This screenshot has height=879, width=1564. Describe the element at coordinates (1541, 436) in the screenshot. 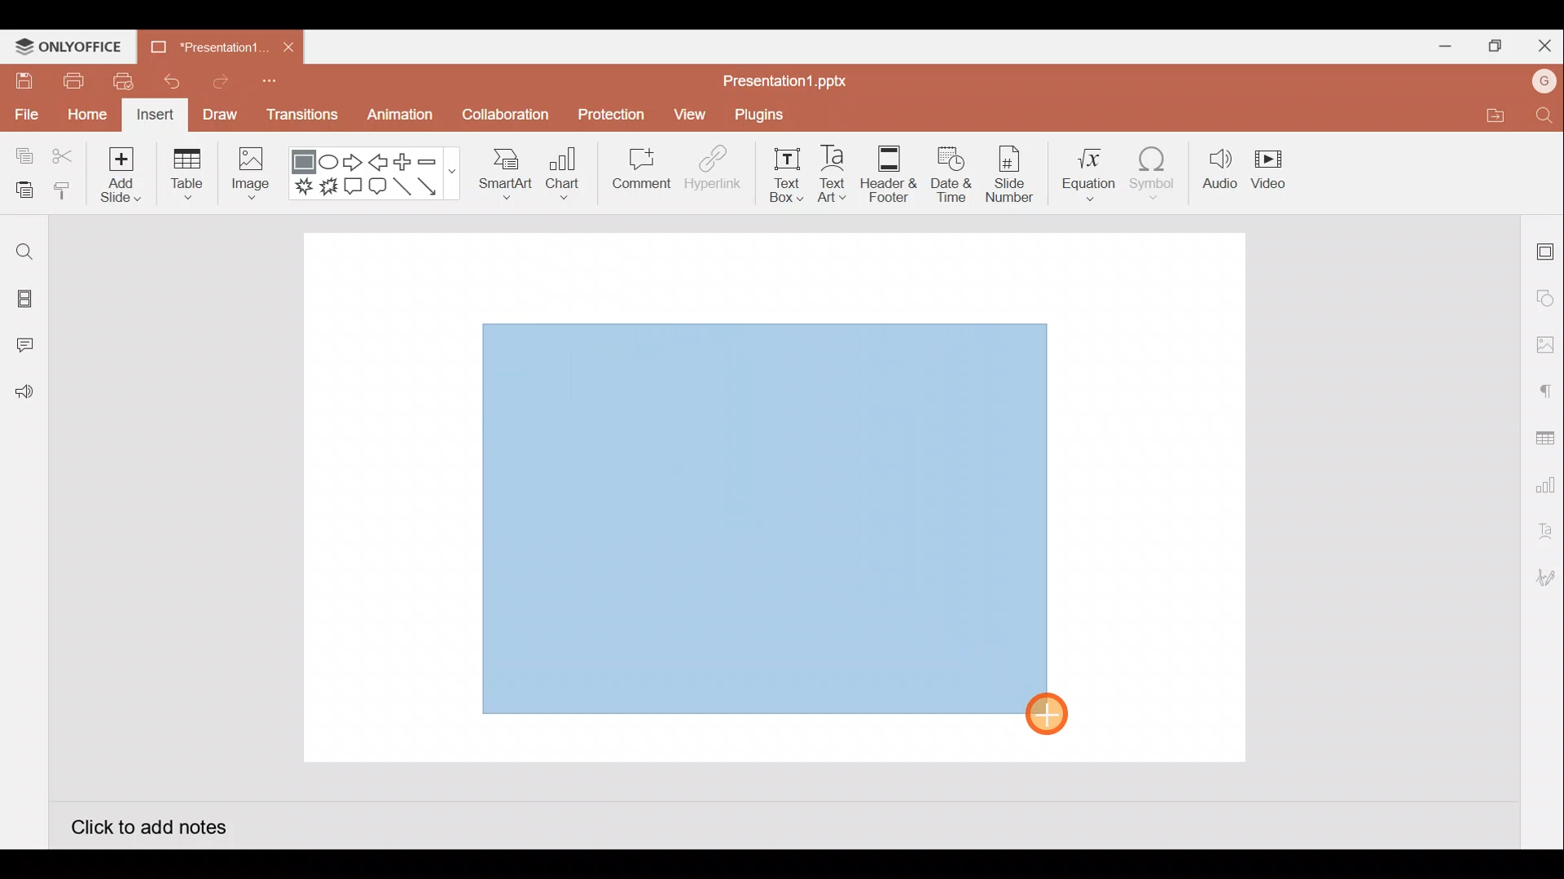

I see `Table settings` at that location.